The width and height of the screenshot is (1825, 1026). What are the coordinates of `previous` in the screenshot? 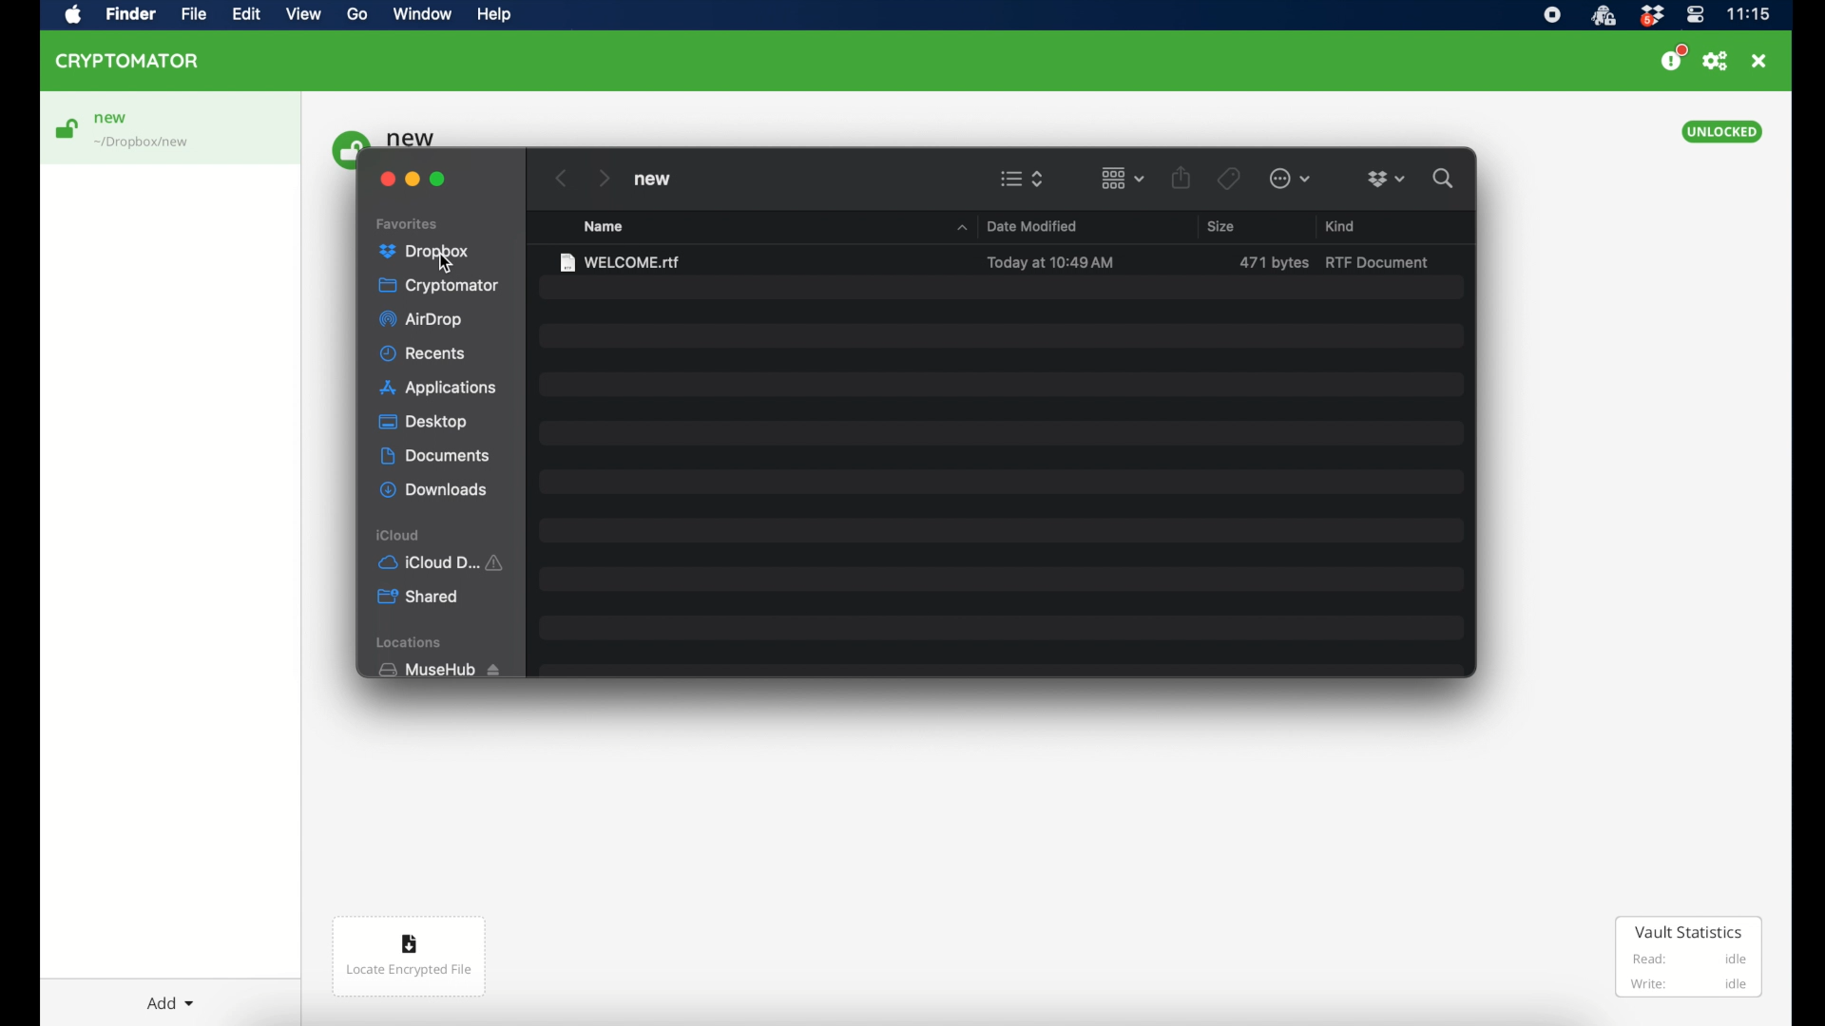 It's located at (562, 179).